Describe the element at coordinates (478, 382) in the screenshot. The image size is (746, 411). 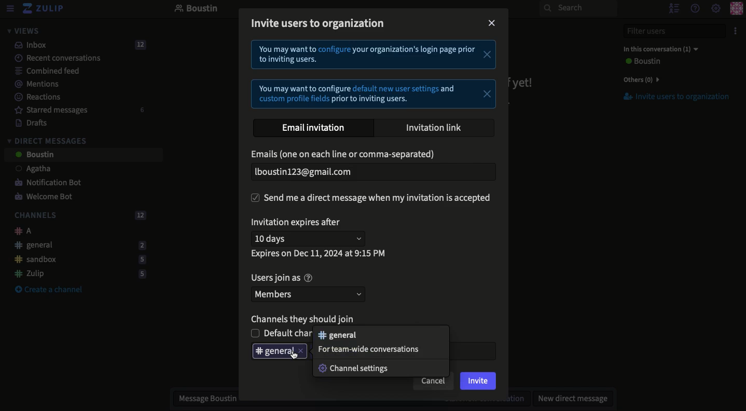
I see `Invite` at that location.